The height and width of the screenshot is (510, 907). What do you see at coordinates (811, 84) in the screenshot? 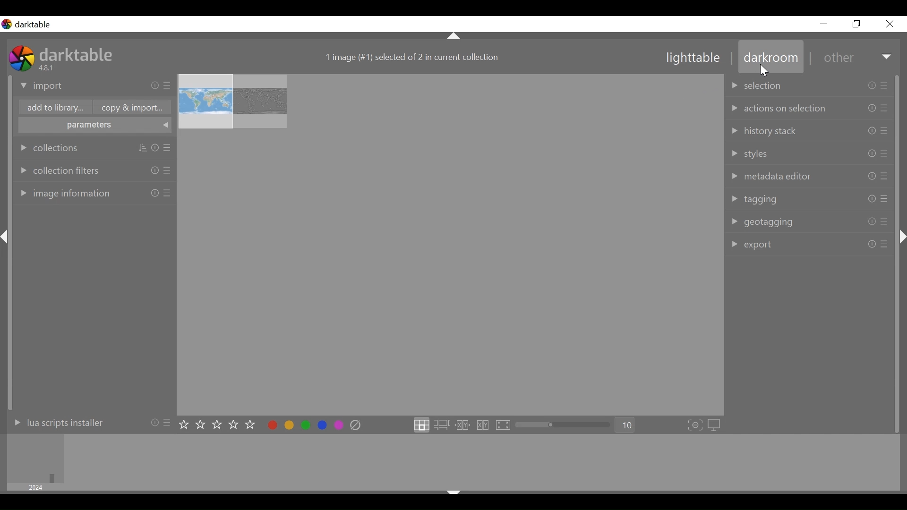
I see `selection` at bounding box center [811, 84].